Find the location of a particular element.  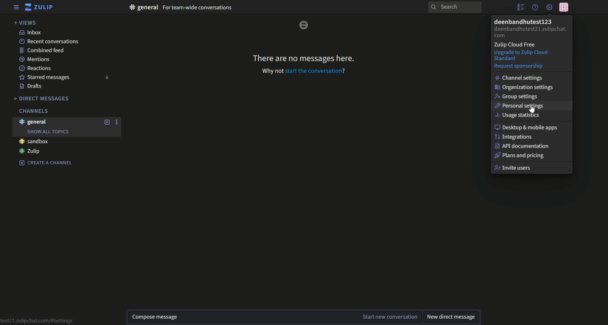

options is located at coordinates (118, 122).